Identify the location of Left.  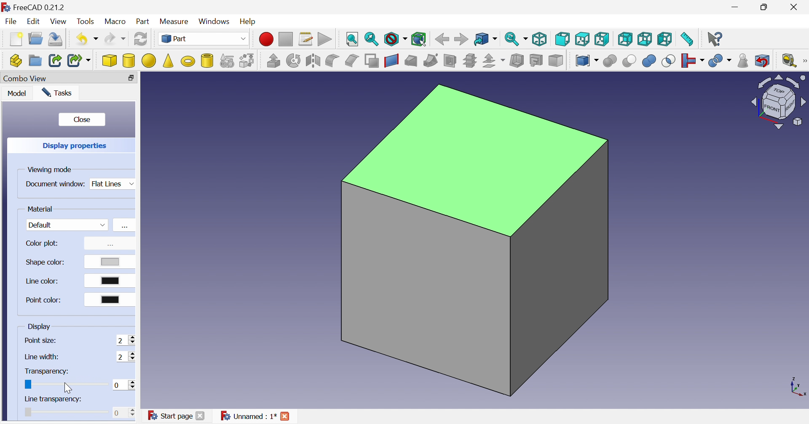
(665, 40).